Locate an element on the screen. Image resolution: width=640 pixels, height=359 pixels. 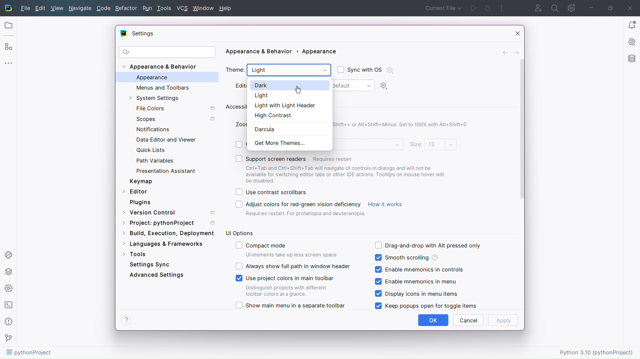
Data Editor and Viewer is located at coordinates (166, 140).